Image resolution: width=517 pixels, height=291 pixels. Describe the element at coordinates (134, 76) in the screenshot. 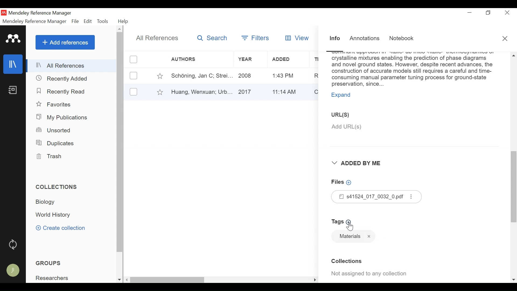

I see `(un)select` at that location.